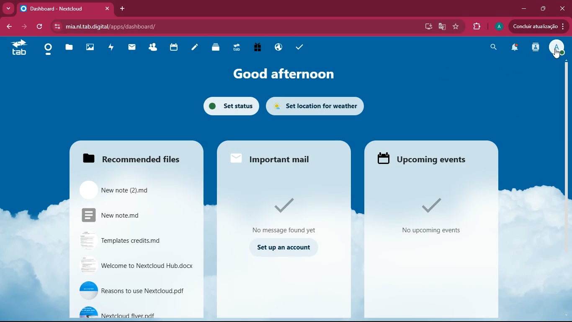  What do you see at coordinates (289, 214) in the screenshot?
I see `message` at bounding box center [289, 214].